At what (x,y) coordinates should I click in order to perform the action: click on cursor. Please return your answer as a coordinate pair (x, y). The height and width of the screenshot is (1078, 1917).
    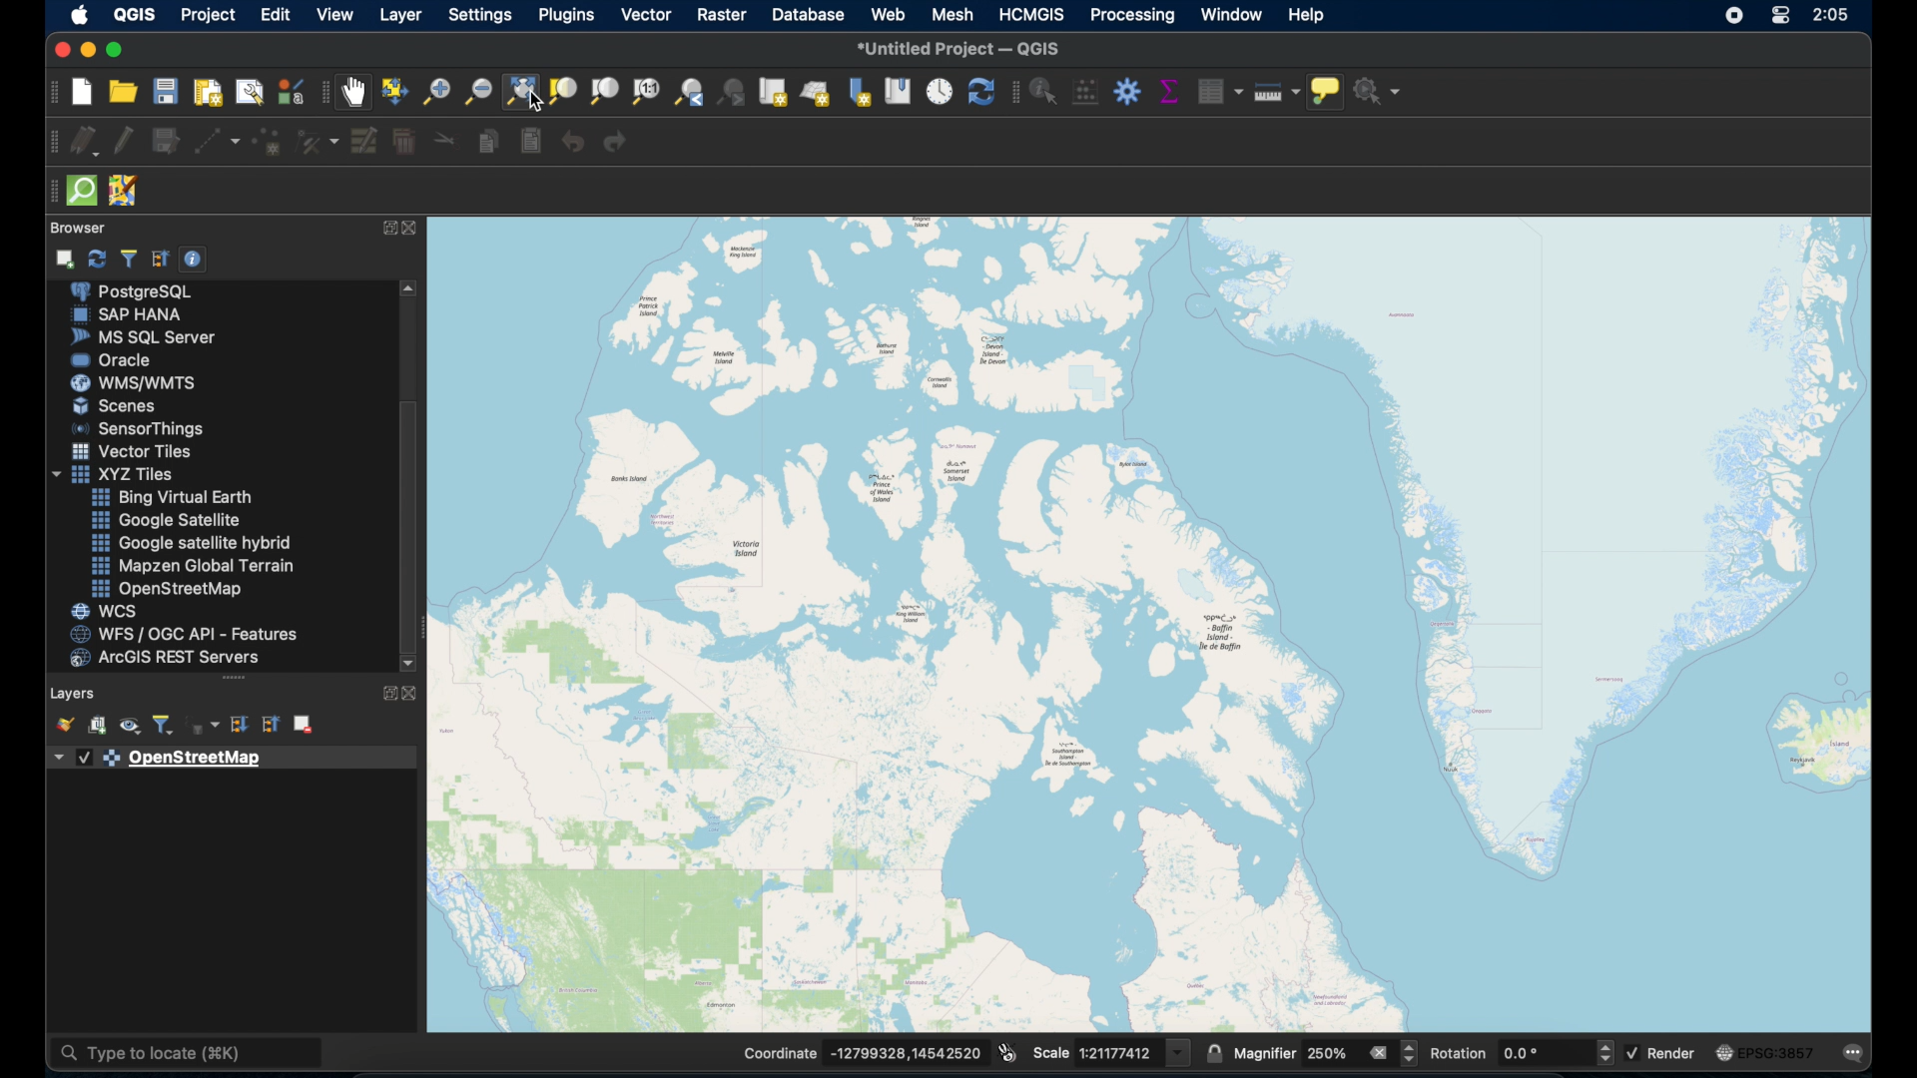
    Looking at the image, I should click on (539, 105).